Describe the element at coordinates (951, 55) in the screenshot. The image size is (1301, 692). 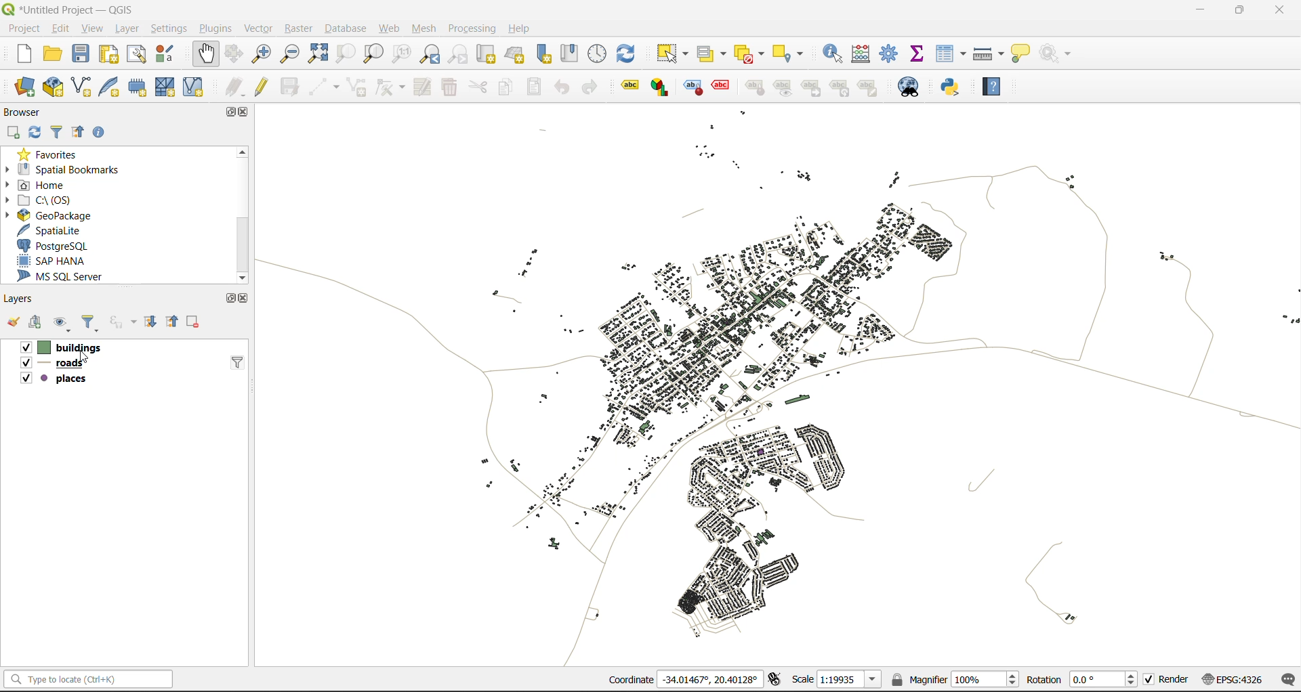
I see `attributes table` at that location.